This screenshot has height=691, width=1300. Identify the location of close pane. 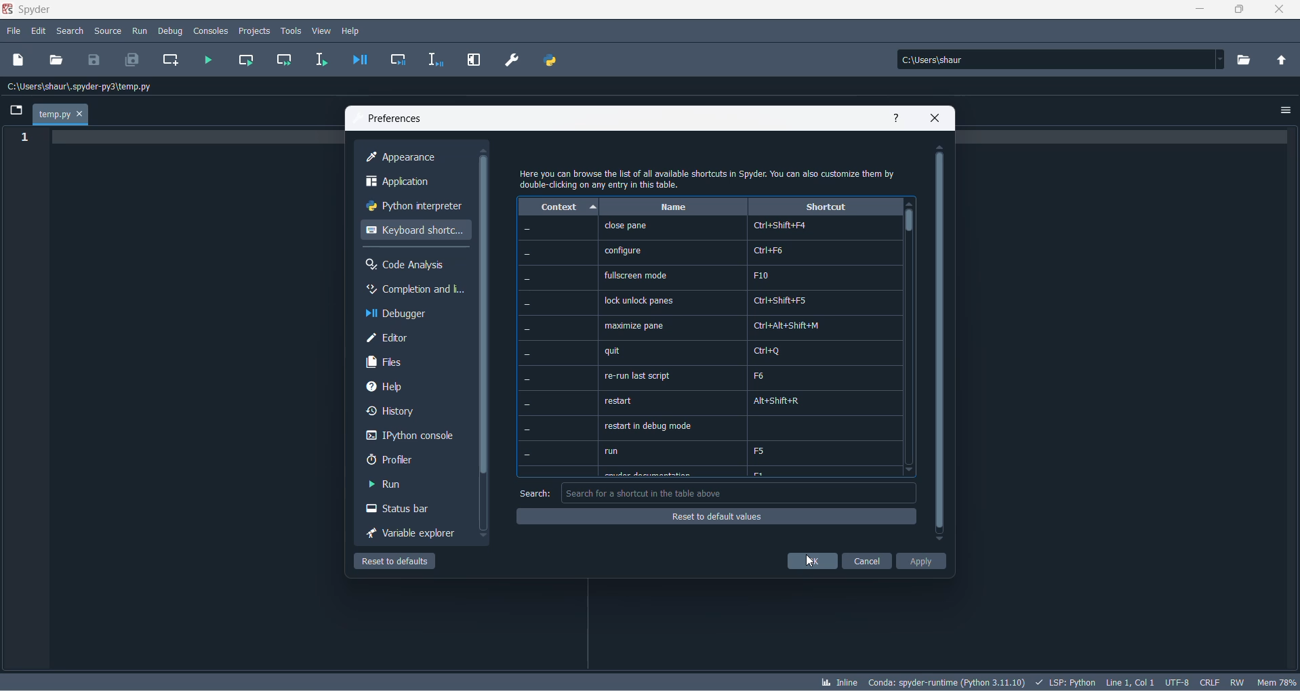
(625, 226).